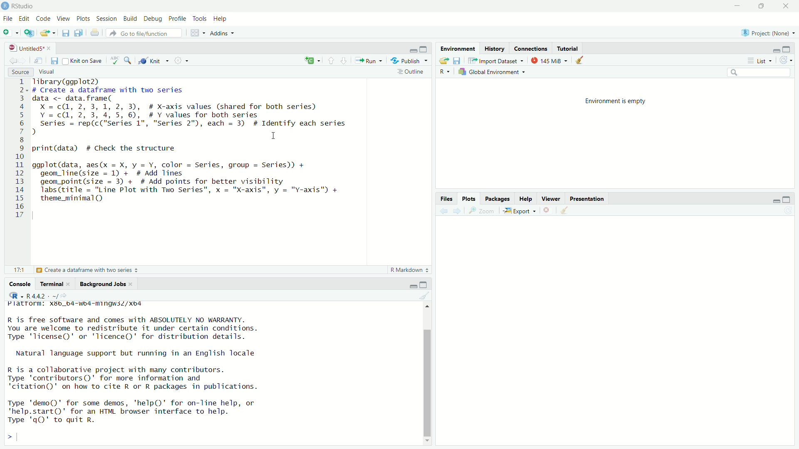  Describe the element at coordinates (496, 198) in the screenshot. I see `Pacakges` at that location.